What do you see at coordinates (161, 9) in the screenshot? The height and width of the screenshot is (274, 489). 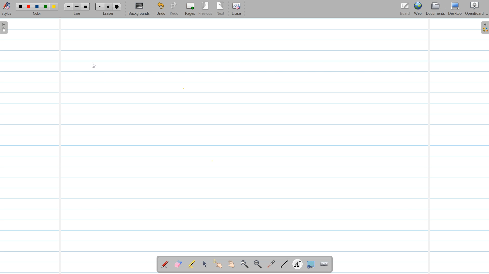 I see `Undo` at bounding box center [161, 9].